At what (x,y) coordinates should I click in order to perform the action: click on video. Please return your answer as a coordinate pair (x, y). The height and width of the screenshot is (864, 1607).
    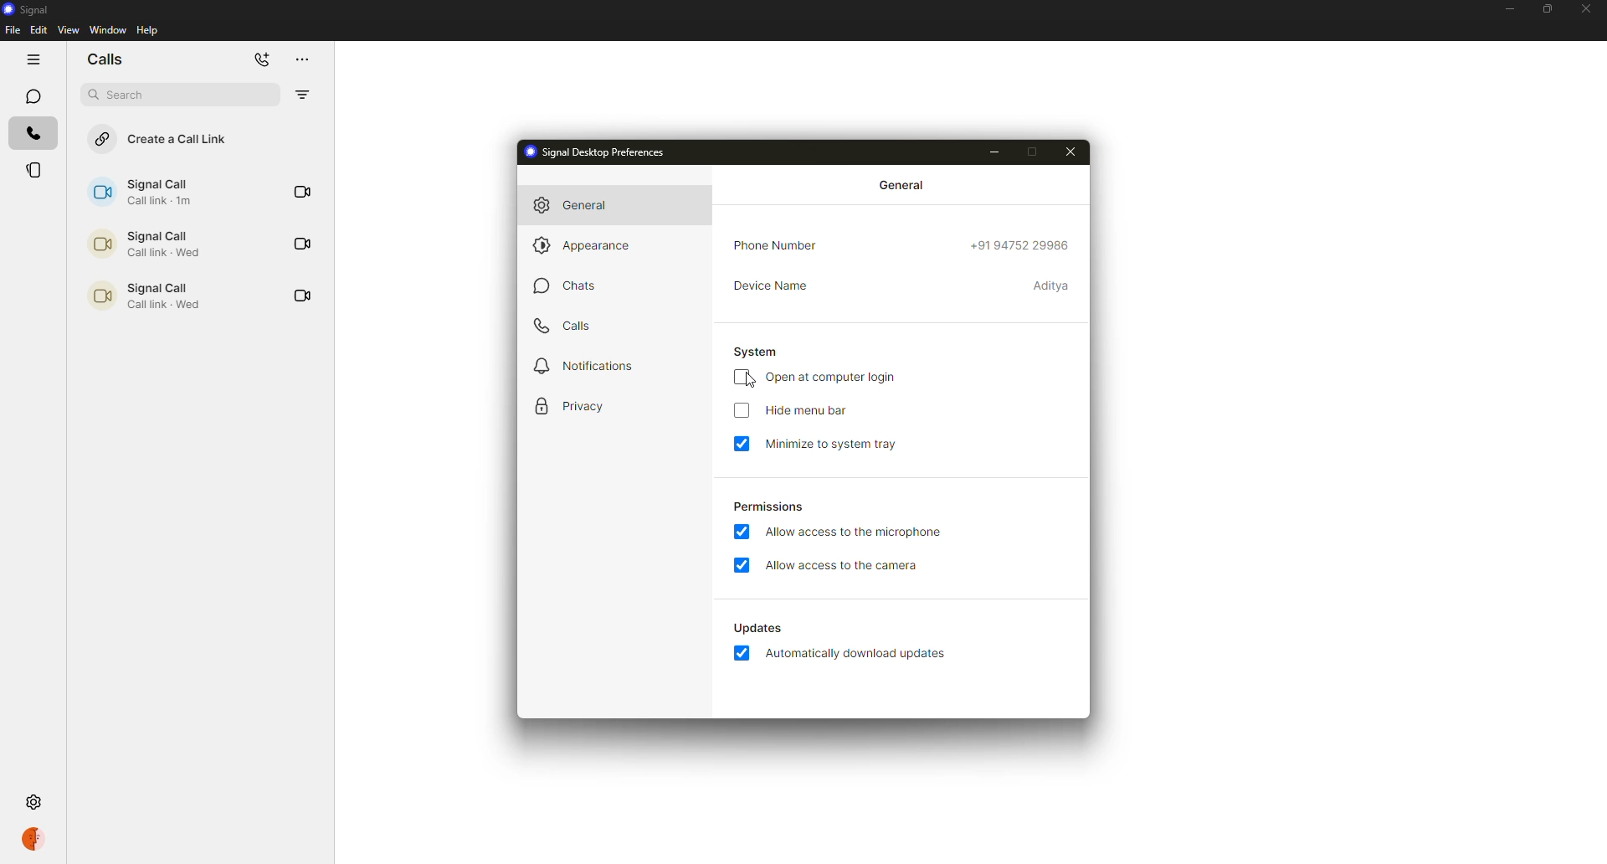
    Looking at the image, I should click on (301, 244).